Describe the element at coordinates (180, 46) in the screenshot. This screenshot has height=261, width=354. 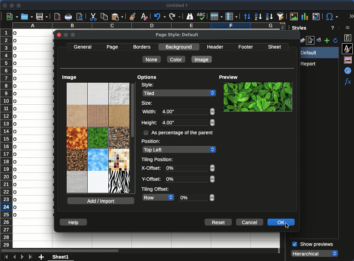
I see `background` at that location.